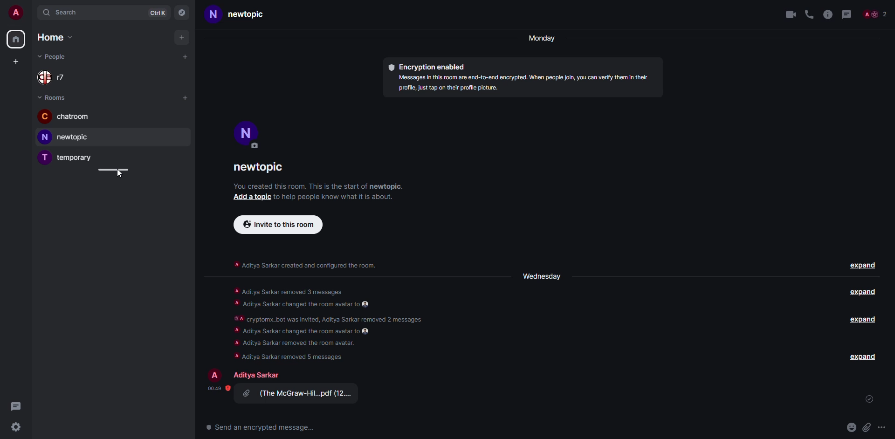  What do you see at coordinates (882, 428) in the screenshot?
I see `more` at bounding box center [882, 428].